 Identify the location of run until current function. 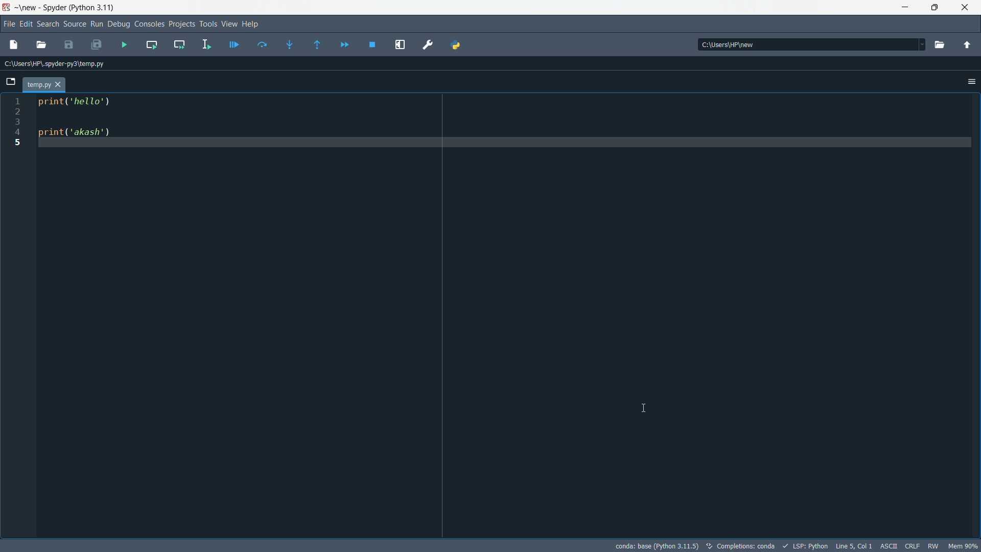
(317, 45).